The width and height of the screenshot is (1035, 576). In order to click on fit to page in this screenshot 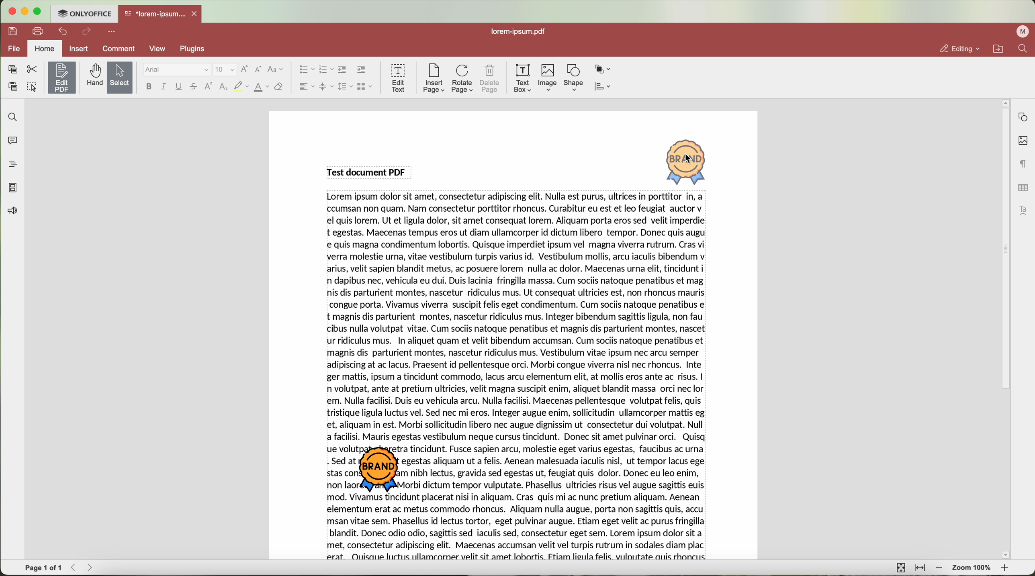, I will do `click(900, 567)`.